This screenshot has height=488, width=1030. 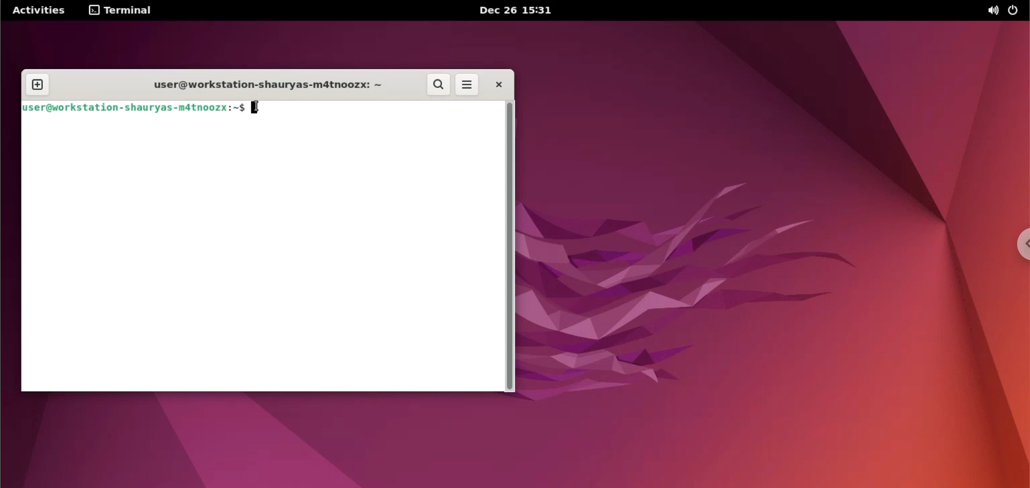 I want to click on search, so click(x=437, y=85).